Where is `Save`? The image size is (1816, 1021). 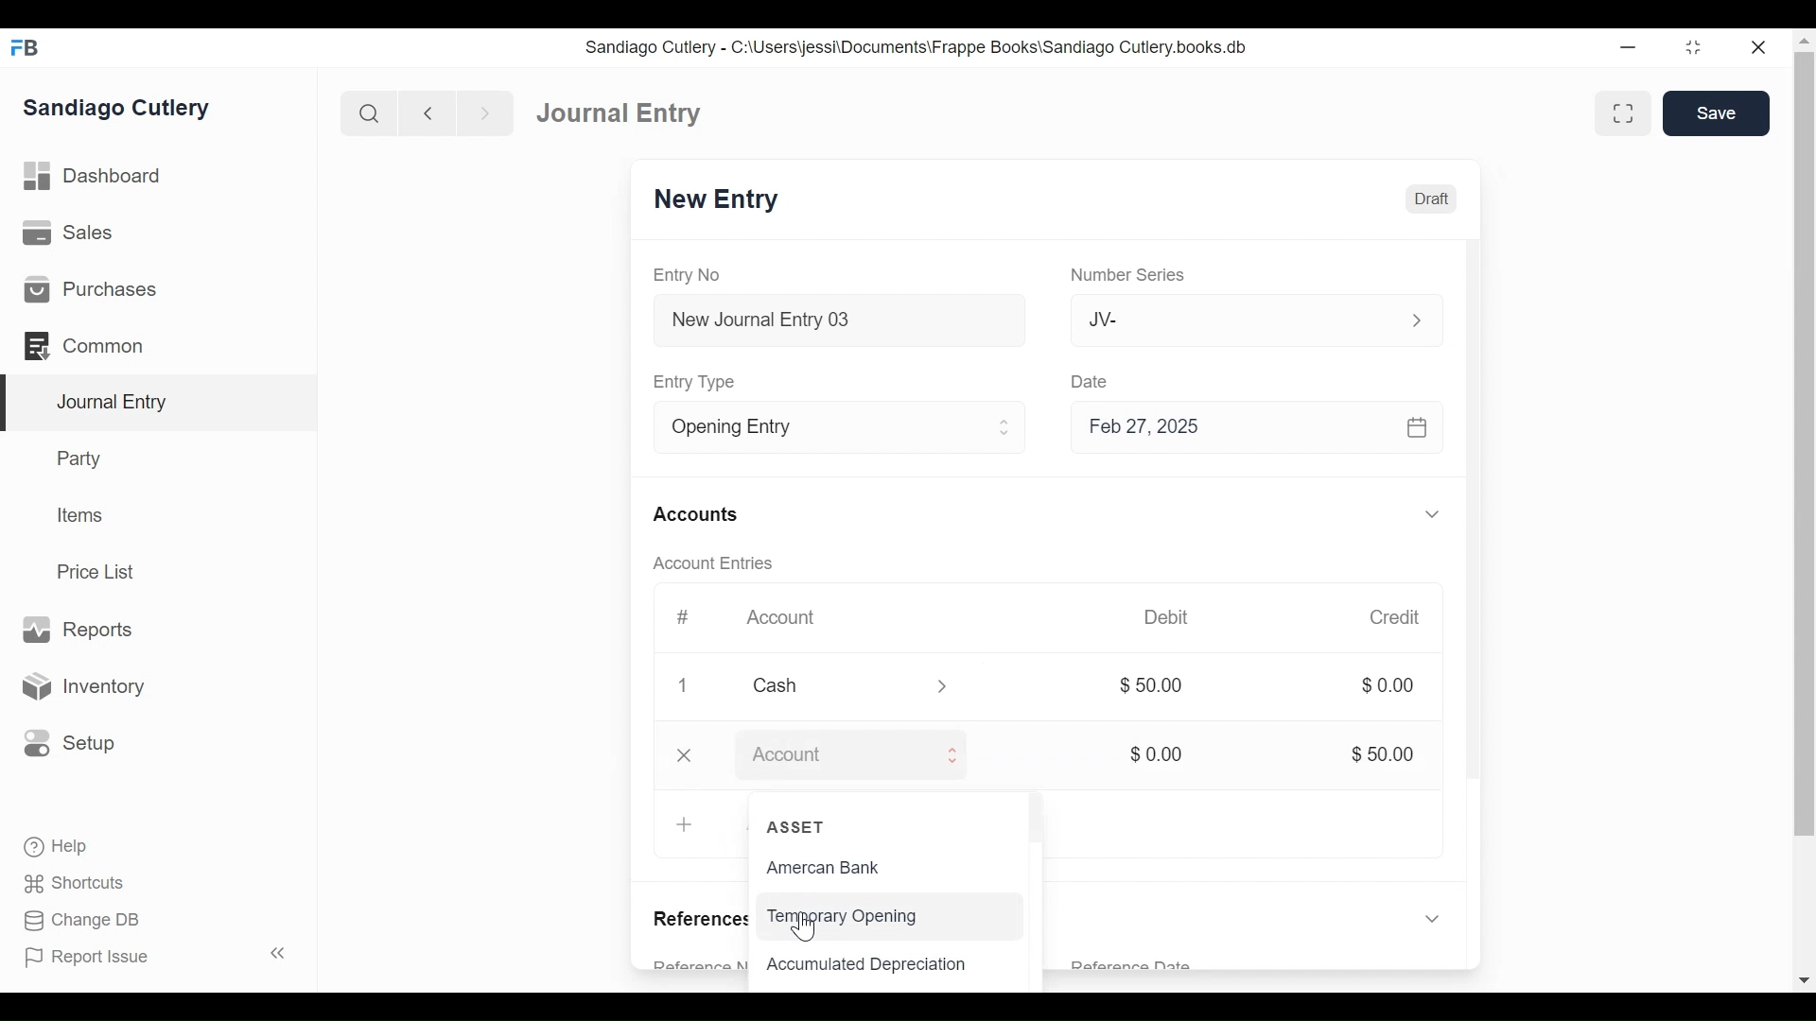
Save is located at coordinates (1715, 113).